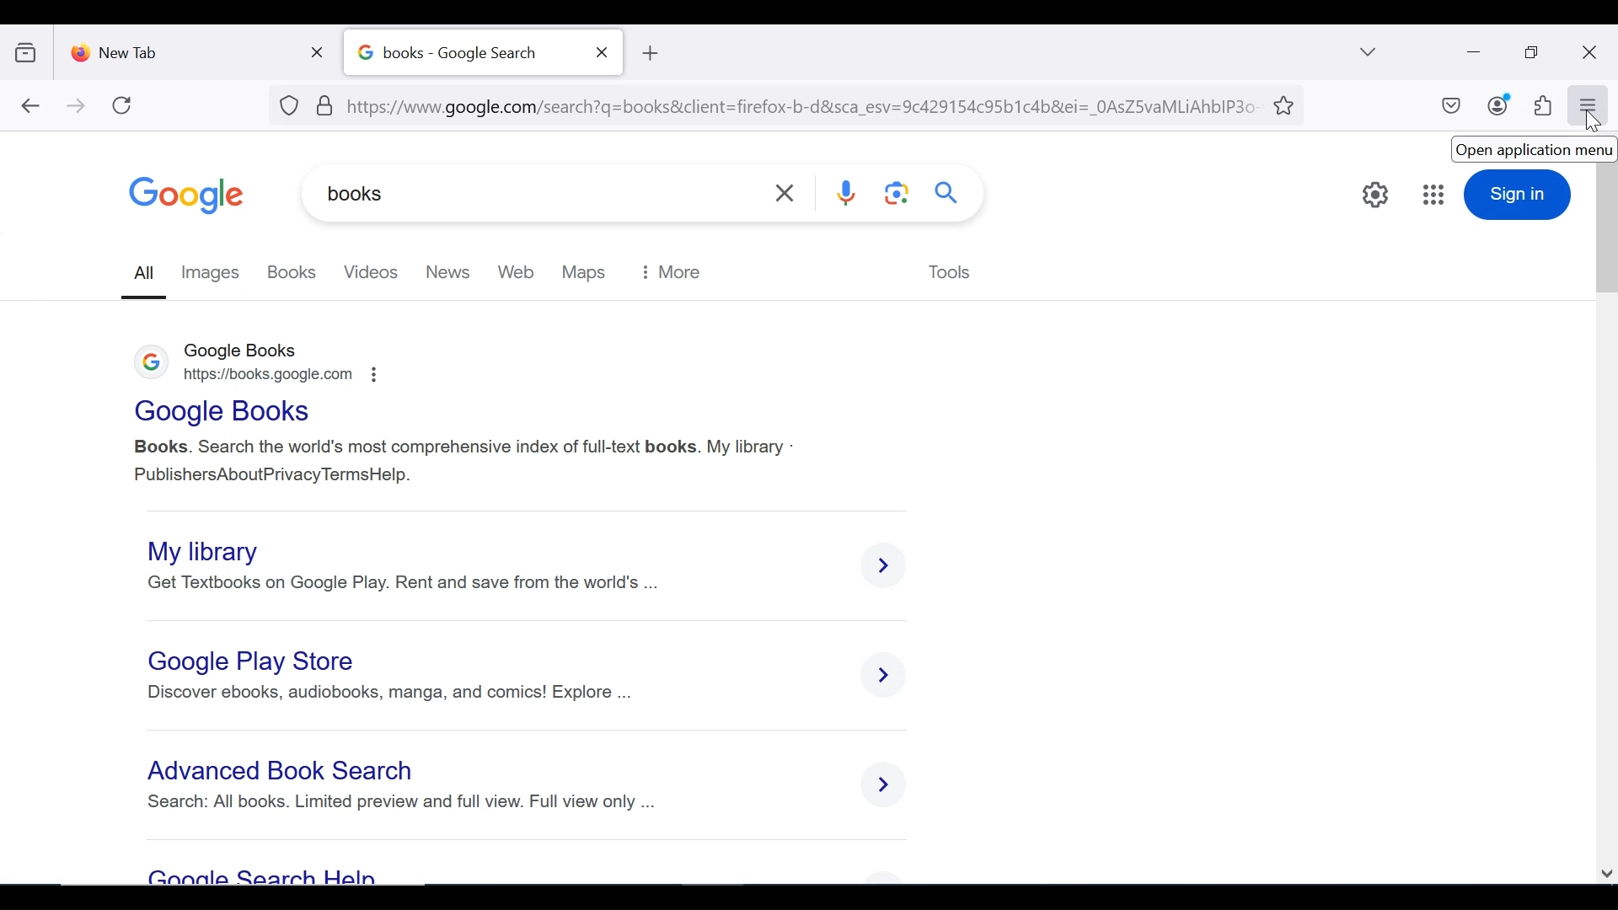 The image size is (1618, 910). Describe the element at coordinates (1590, 53) in the screenshot. I see `close window` at that location.